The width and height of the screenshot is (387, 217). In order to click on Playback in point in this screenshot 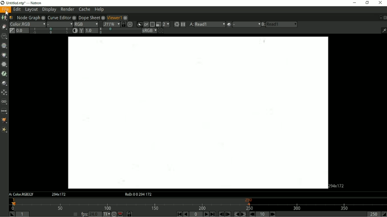, I will do `click(22, 214)`.